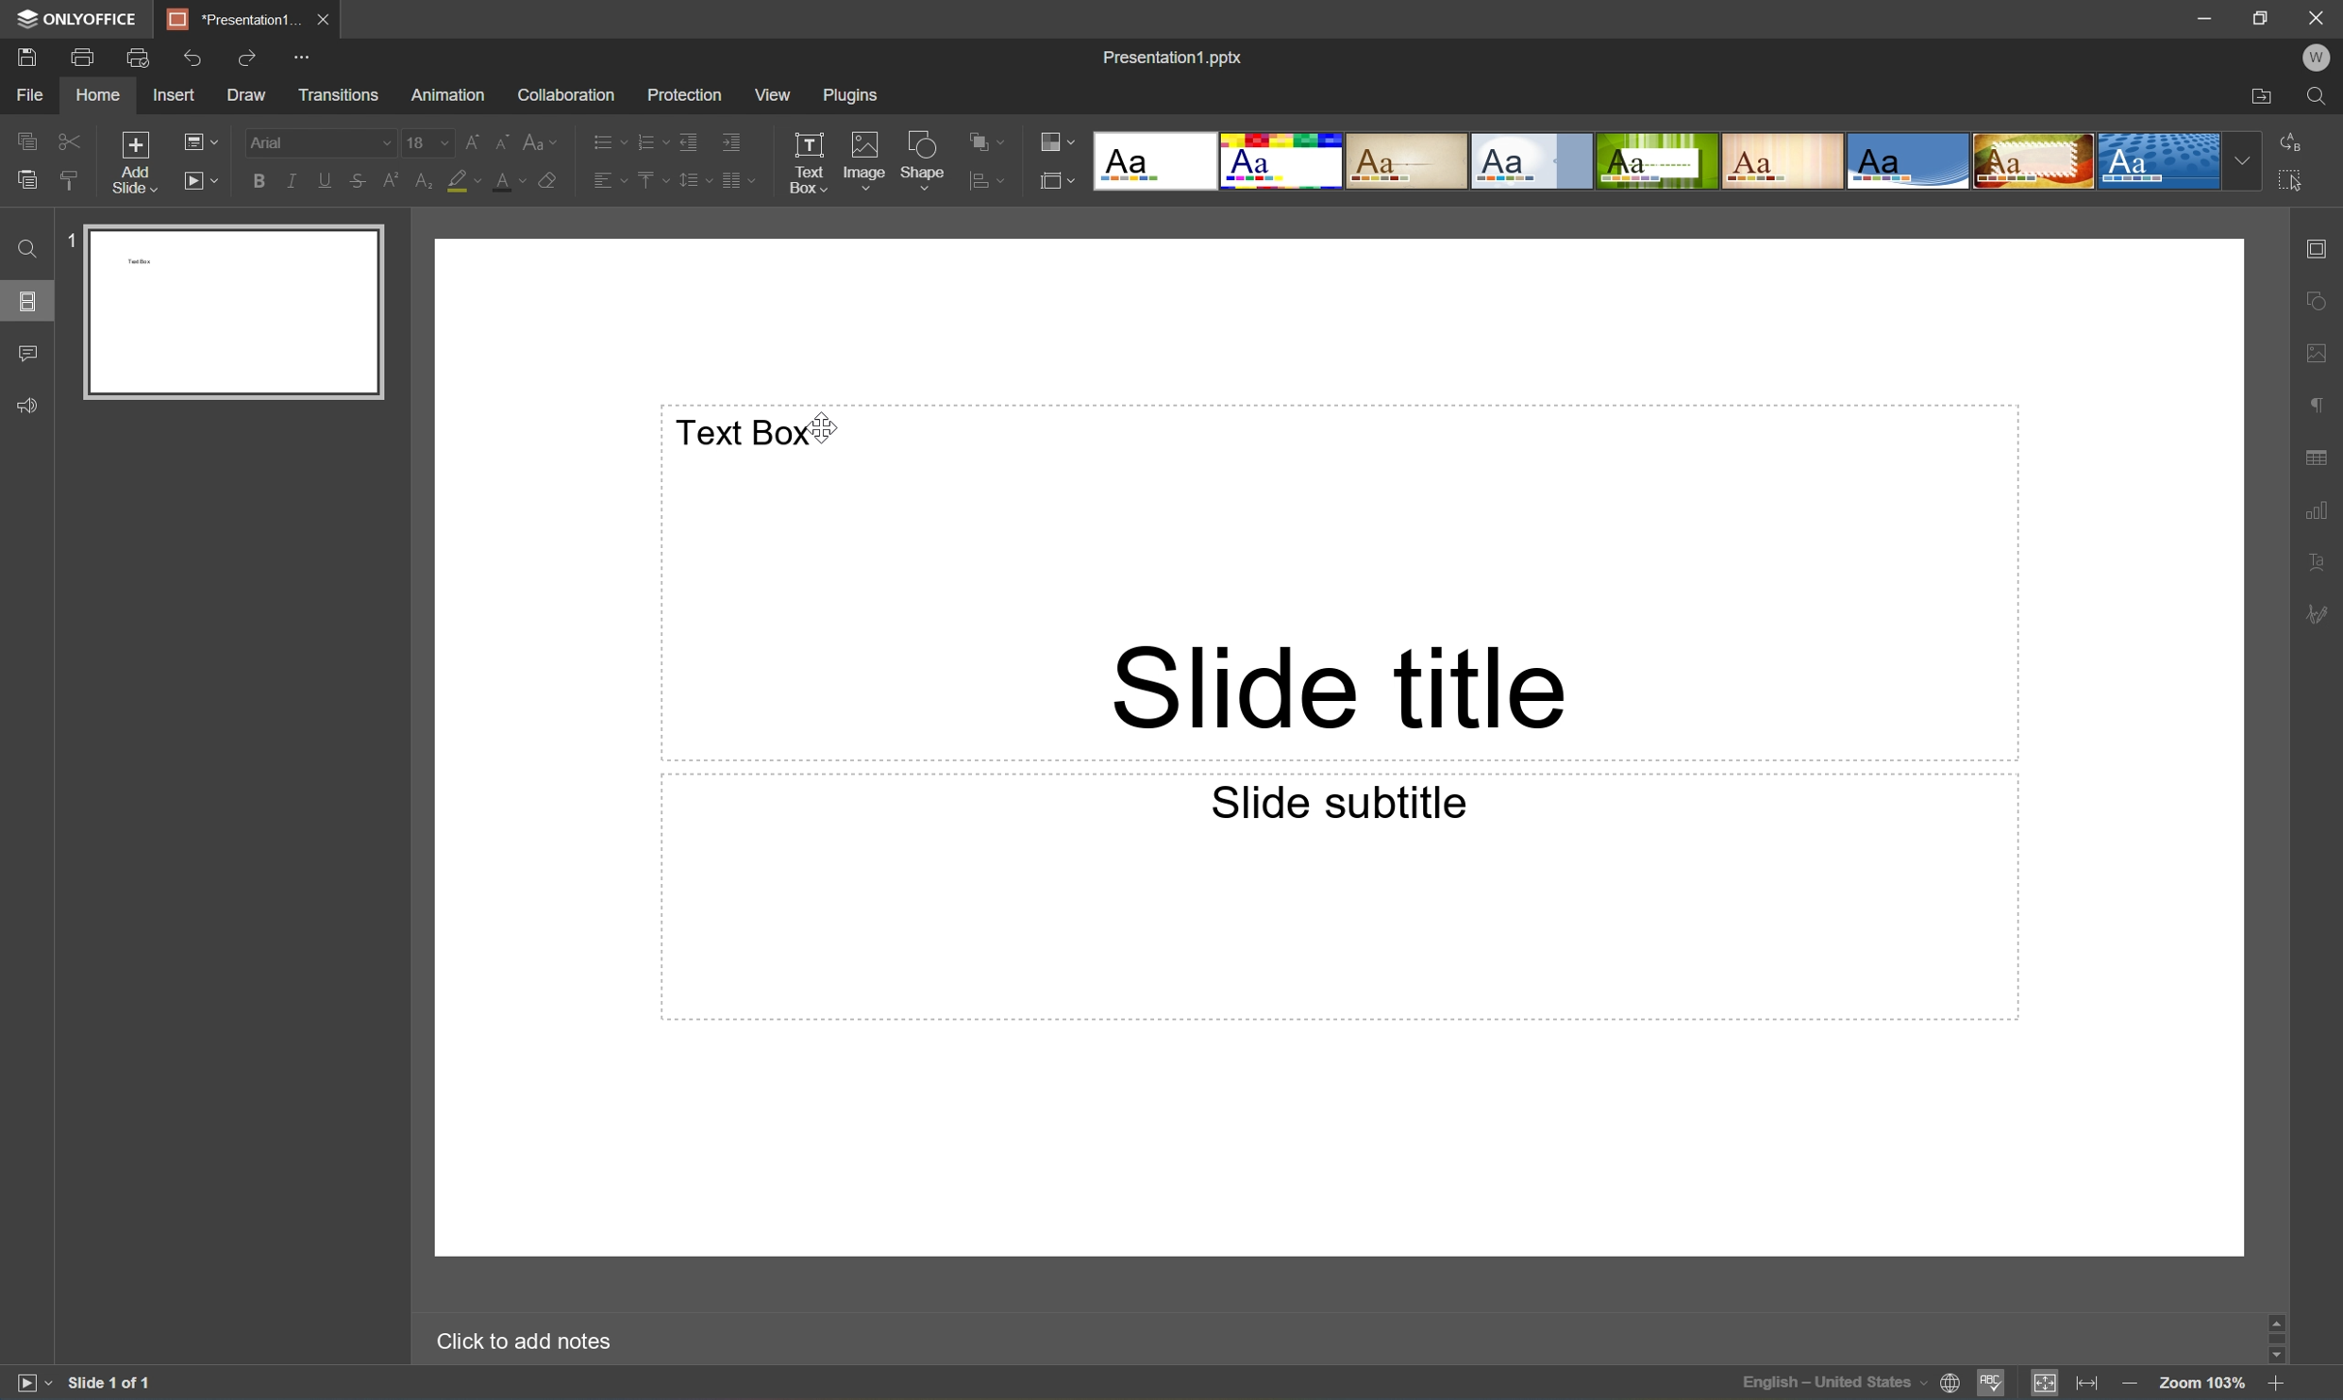 The width and height of the screenshot is (2343, 1400). I want to click on Scroll Down, so click(2277, 1354).